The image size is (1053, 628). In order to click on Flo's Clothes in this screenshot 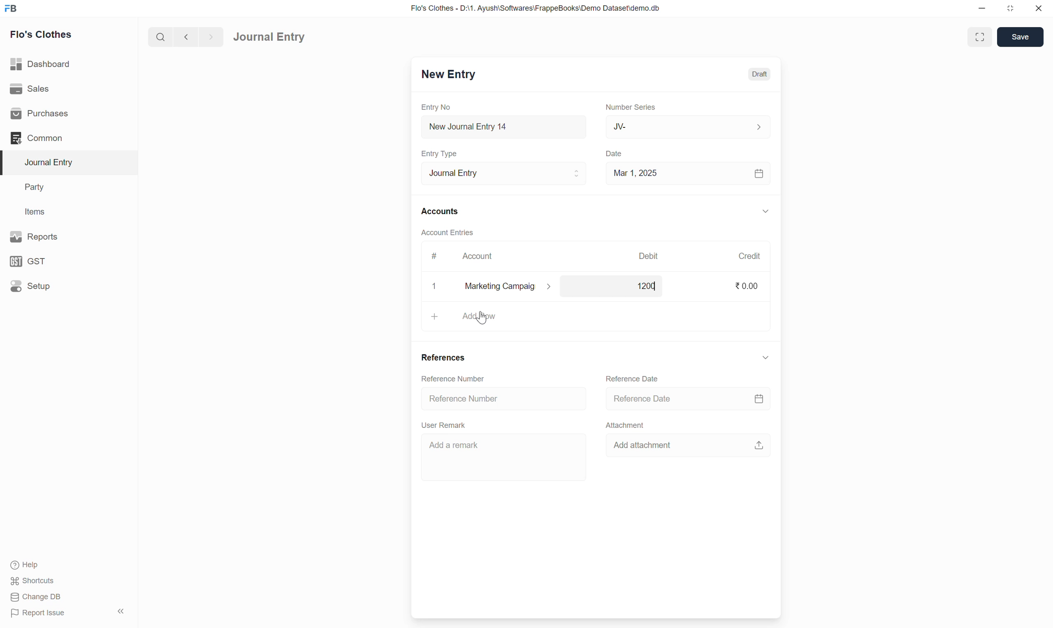, I will do `click(43, 34)`.